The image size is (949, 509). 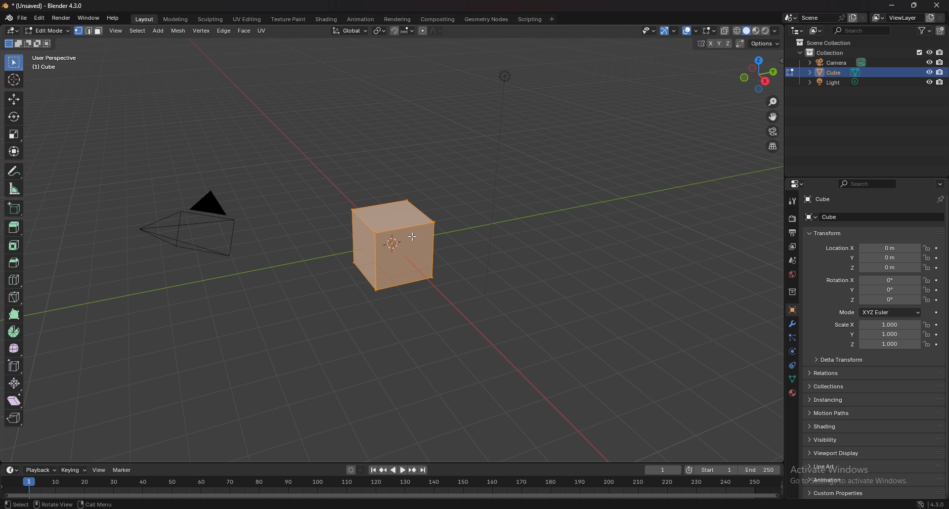 What do you see at coordinates (920, 503) in the screenshot?
I see `network` at bounding box center [920, 503].